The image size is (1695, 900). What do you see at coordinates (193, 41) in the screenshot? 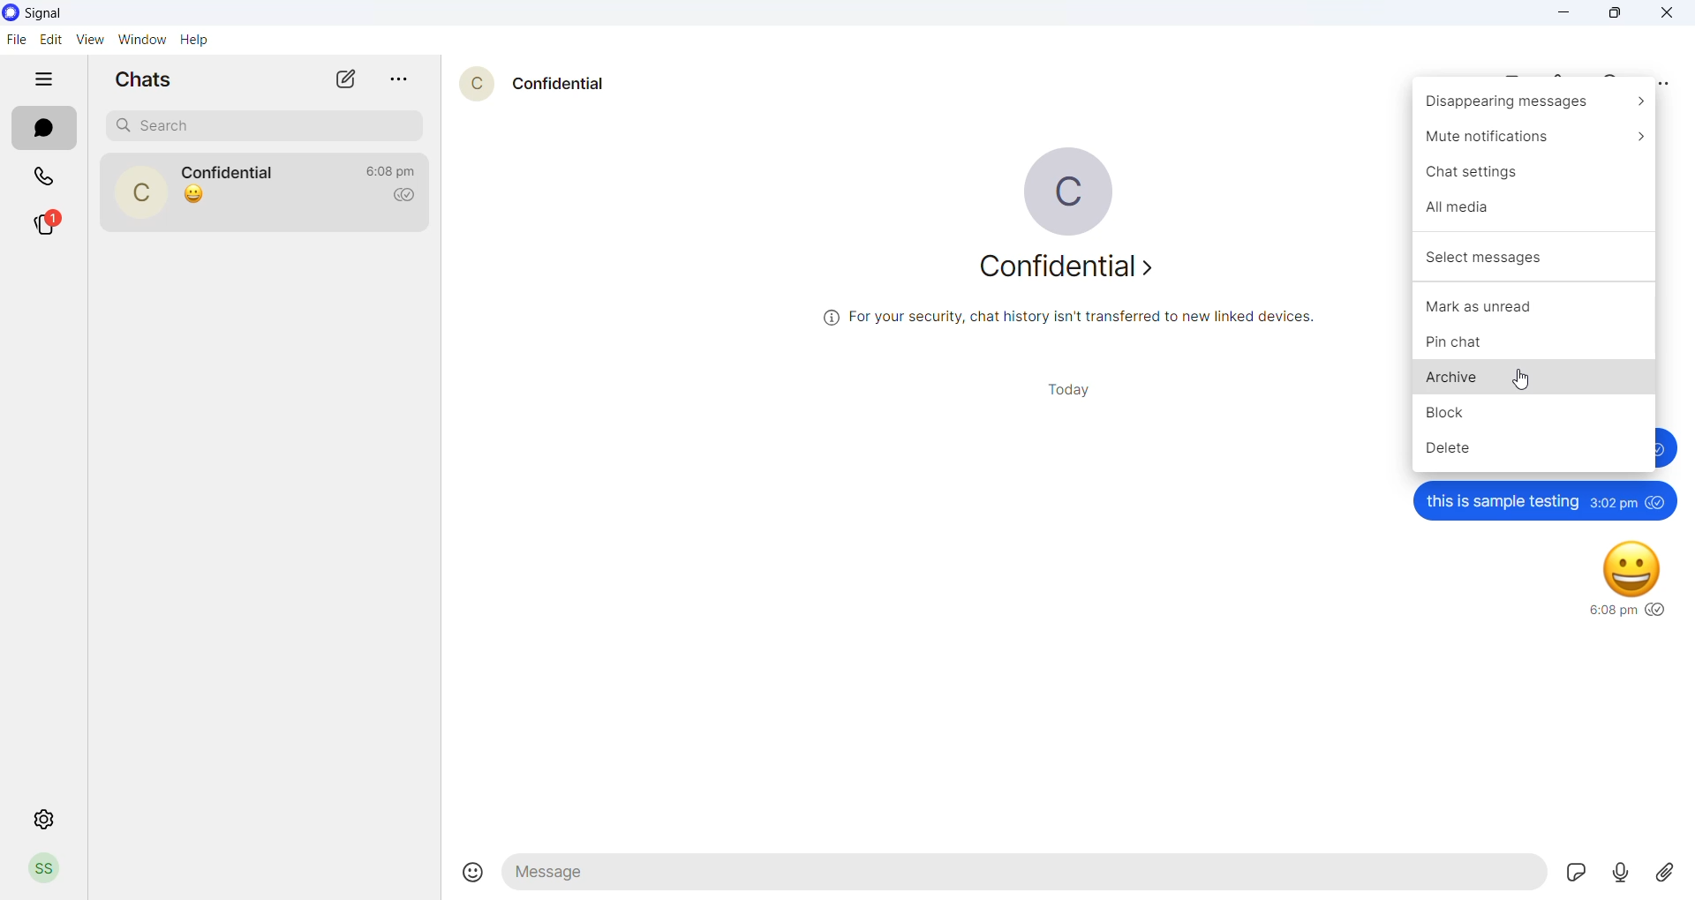
I see `help` at bounding box center [193, 41].